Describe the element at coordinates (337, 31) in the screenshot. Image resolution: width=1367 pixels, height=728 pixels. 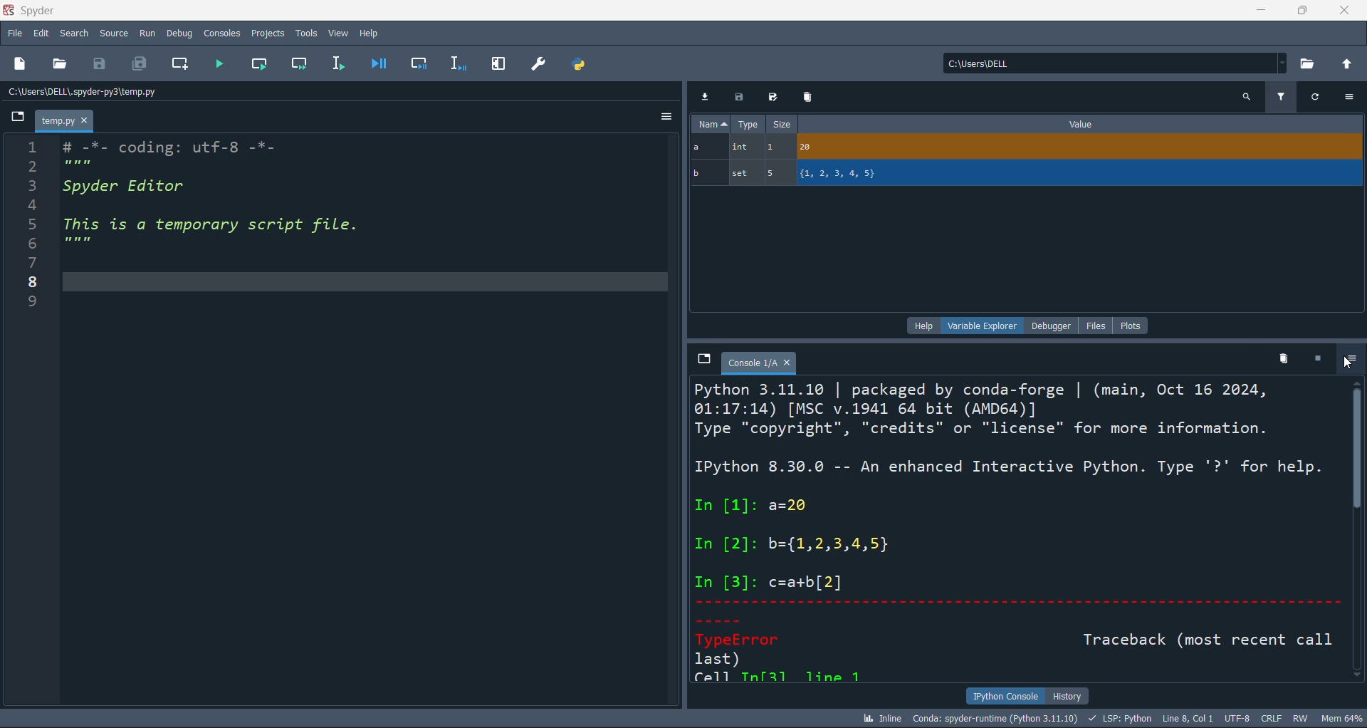
I see `view` at that location.